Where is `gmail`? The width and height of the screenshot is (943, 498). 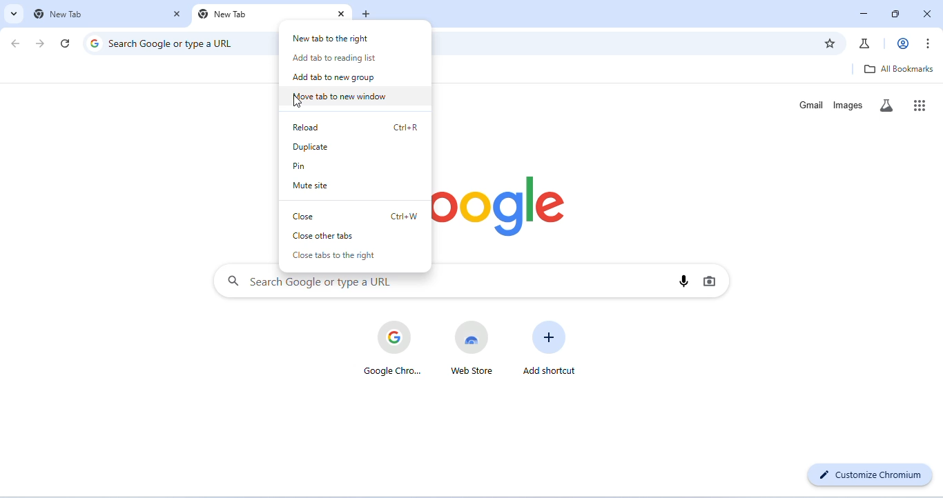
gmail is located at coordinates (808, 105).